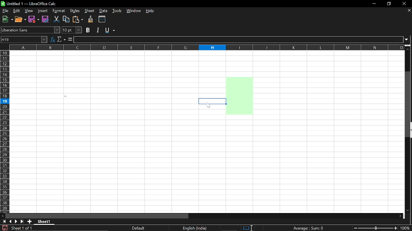 Image resolution: width=412 pixels, height=231 pixels. Describe the element at coordinates (11, 221) in the screenshot. I see `Previous page` at that location.